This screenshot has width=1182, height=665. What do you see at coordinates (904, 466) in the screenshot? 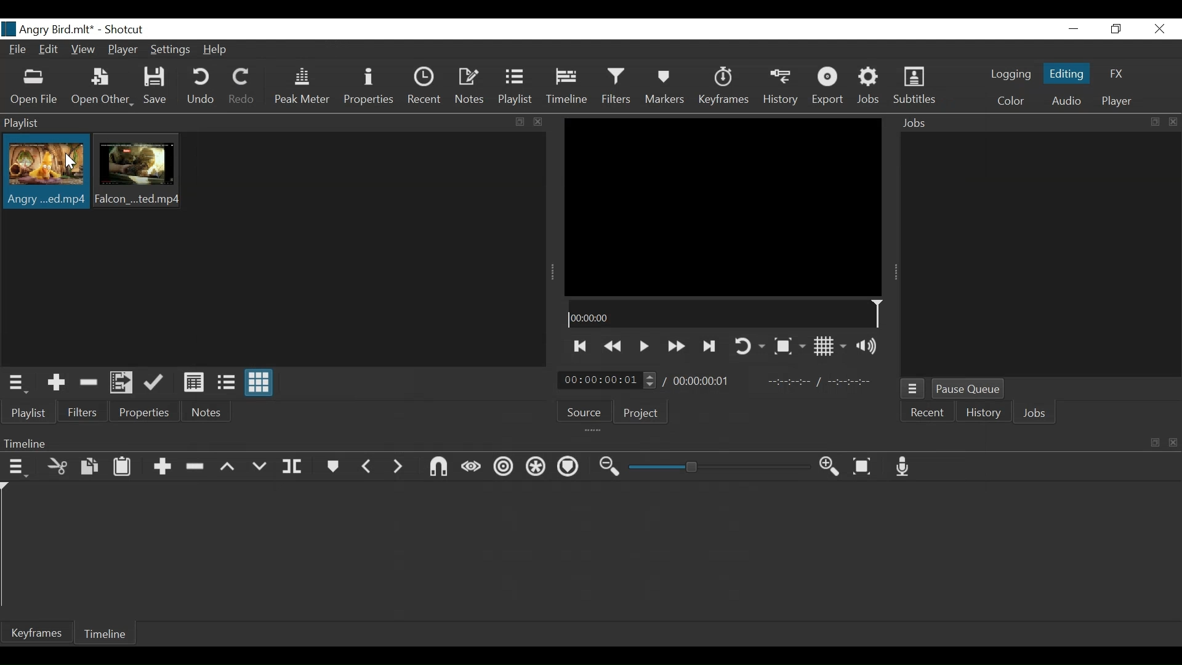
I see `Record audio` at bounding box center [904, 466].